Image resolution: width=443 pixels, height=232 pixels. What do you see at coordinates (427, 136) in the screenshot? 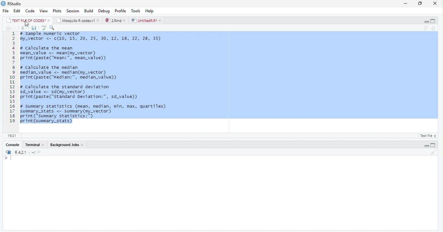
I see `R Script` at bounding box center [427, 136].